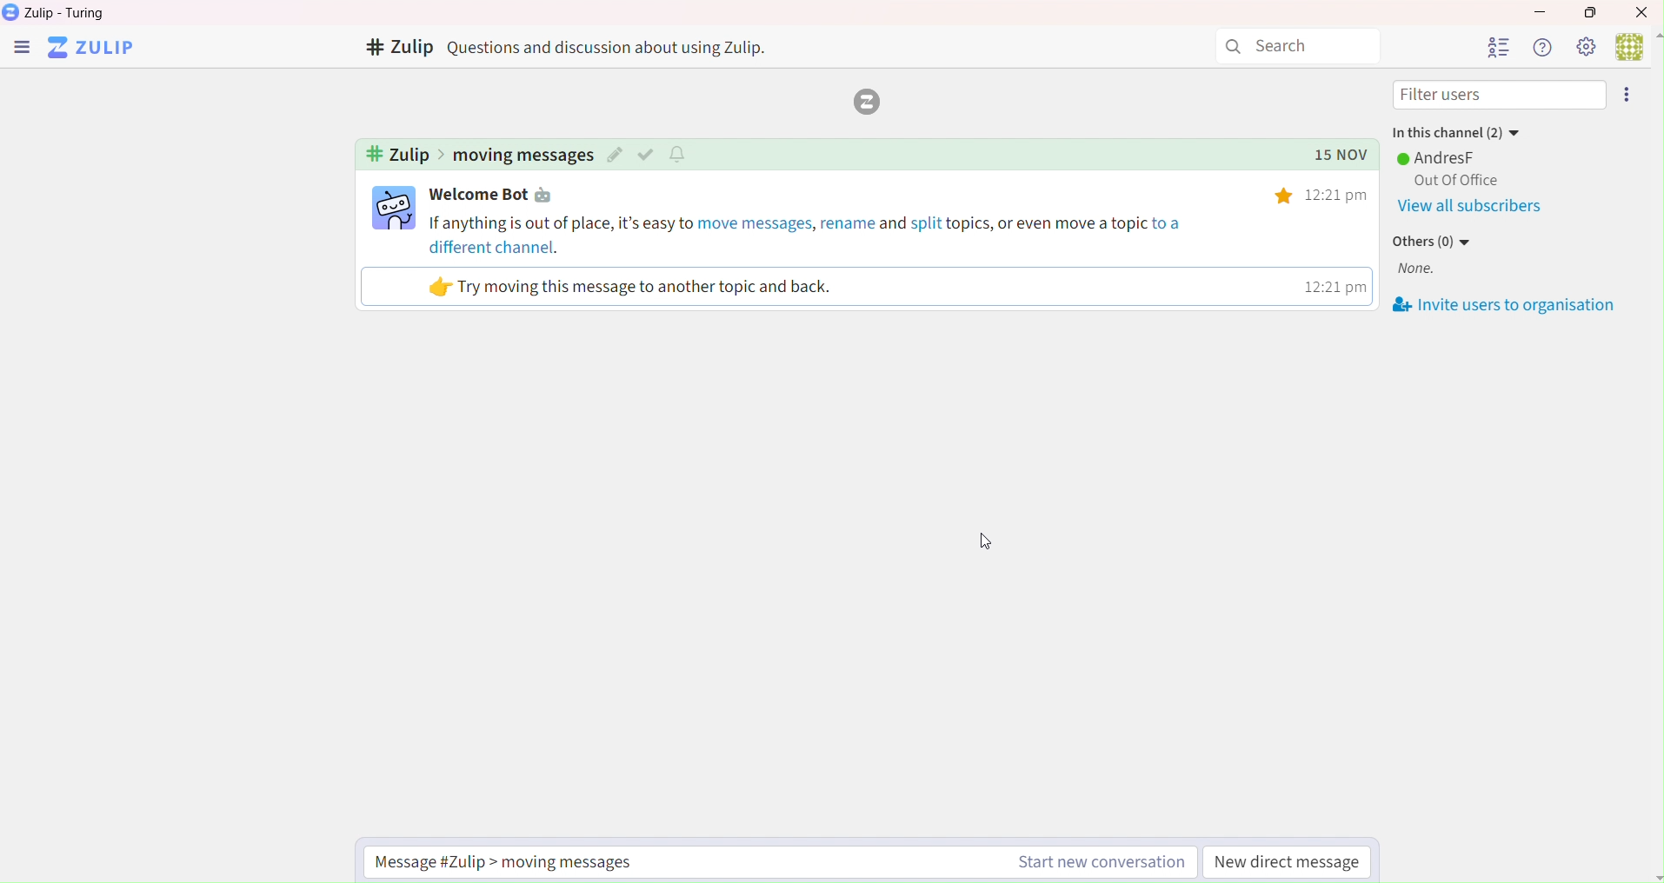 Image resolution: width=1664 pixels, height=883 pixels. What do you see at coordinates (1474, 207) in the screenshot?
I see `View All subscribers` at bounding box center [1474, 207].